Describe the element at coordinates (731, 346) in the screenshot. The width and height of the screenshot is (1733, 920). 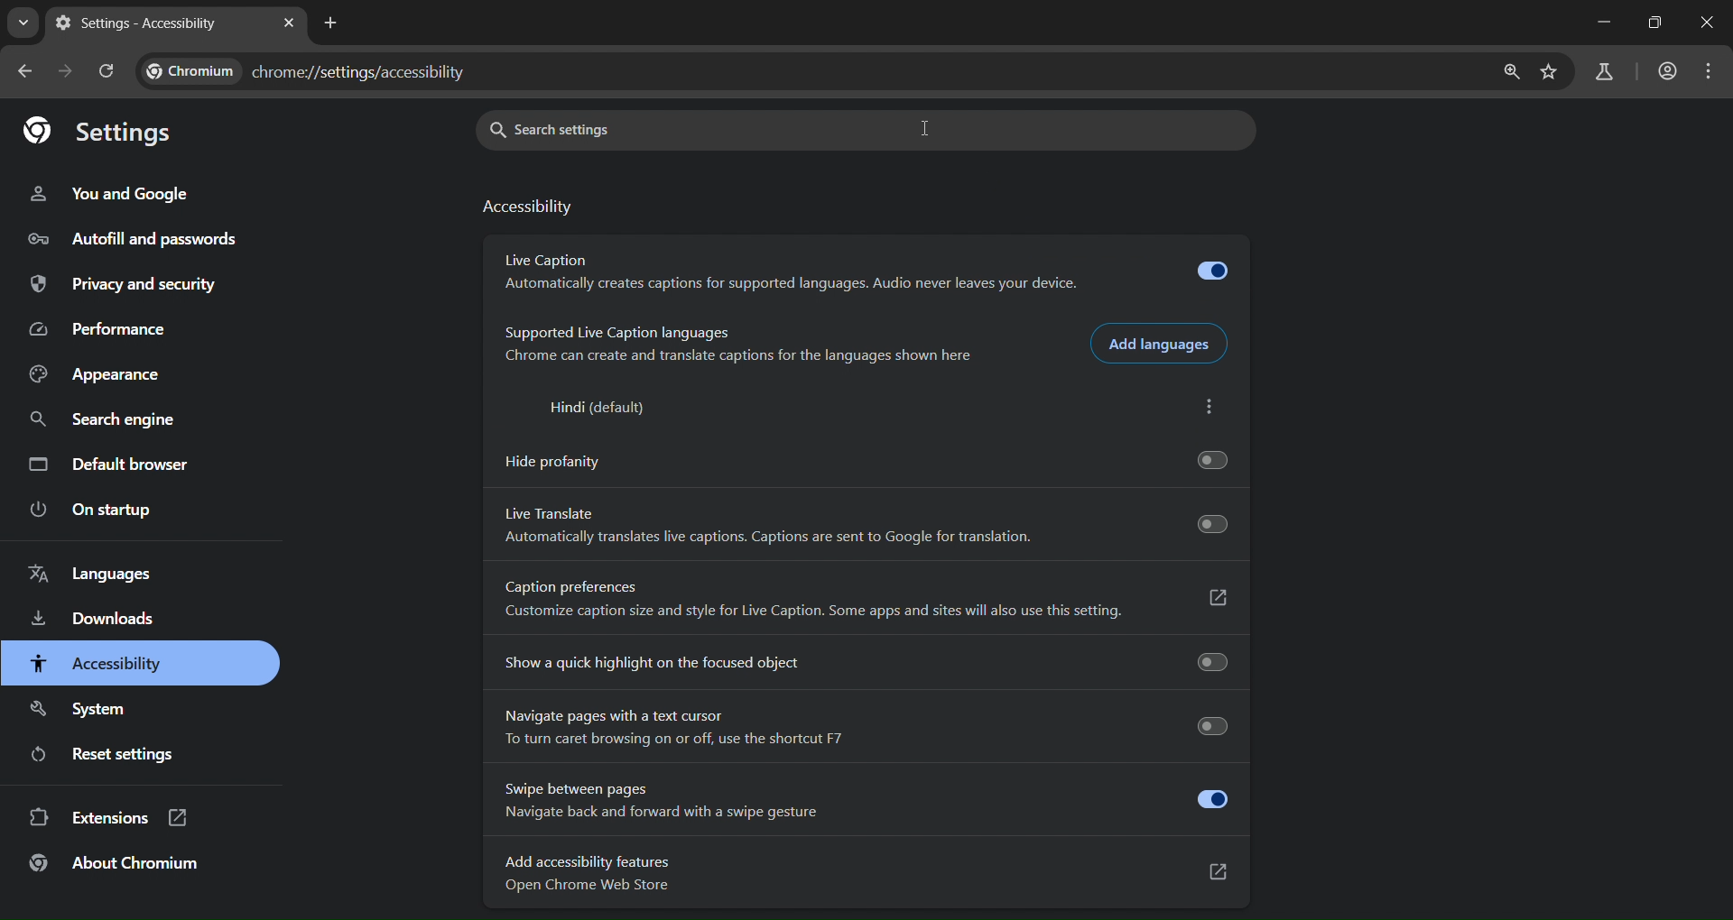
I see `Supported Live Caption languages
Chrome can create and translate captions for the languages shown here` at that location.